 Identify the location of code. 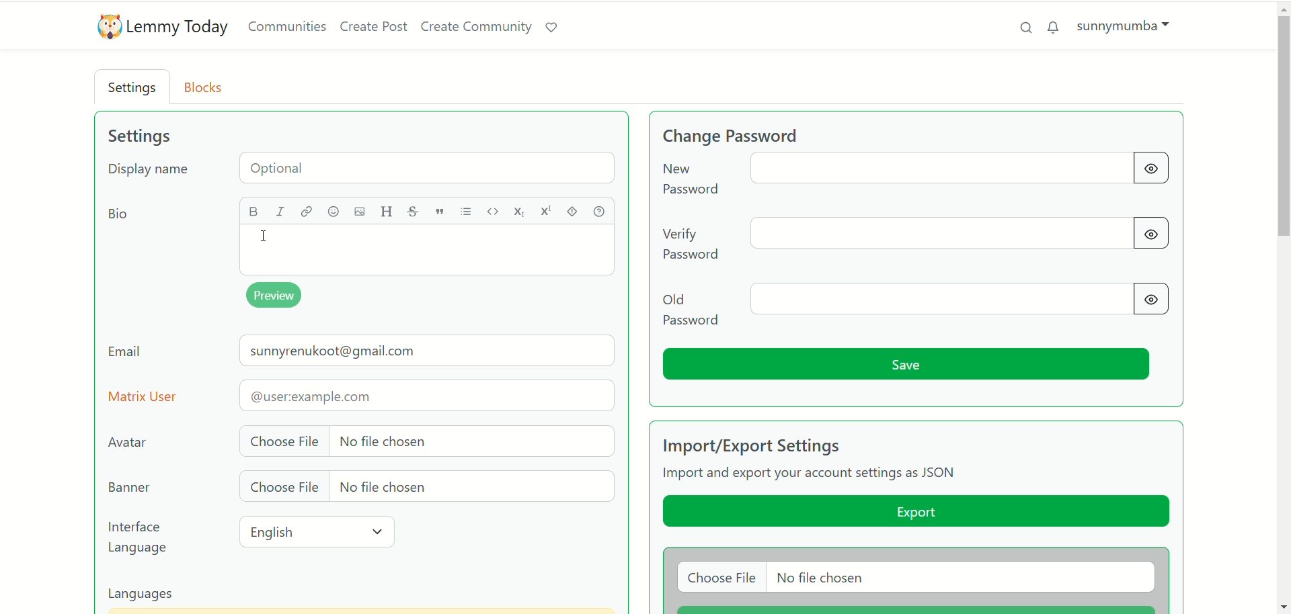
(494, 210).